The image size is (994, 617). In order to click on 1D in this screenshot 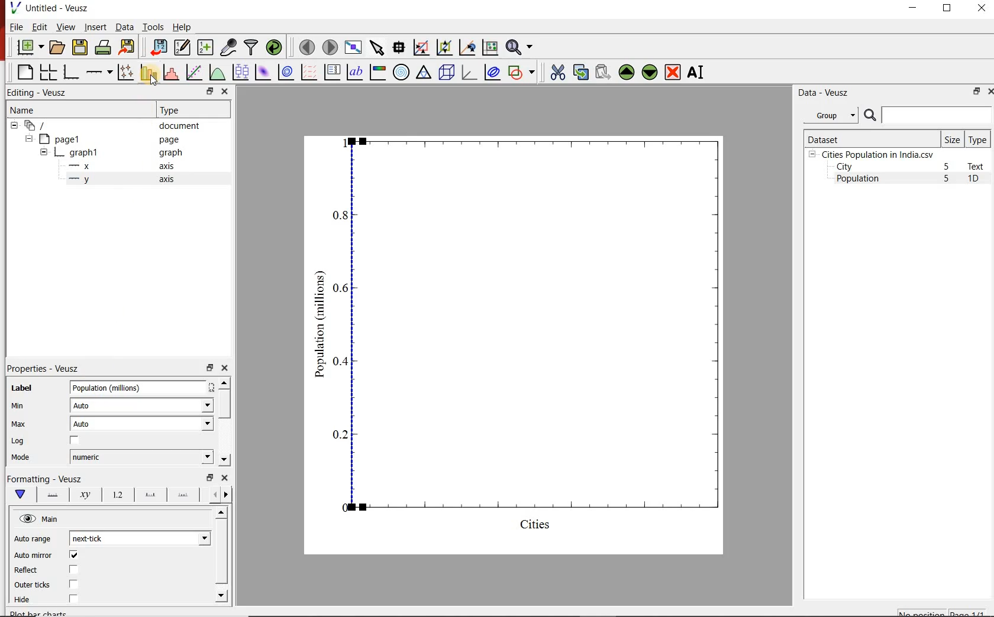, I will do `click(978, 180)`.